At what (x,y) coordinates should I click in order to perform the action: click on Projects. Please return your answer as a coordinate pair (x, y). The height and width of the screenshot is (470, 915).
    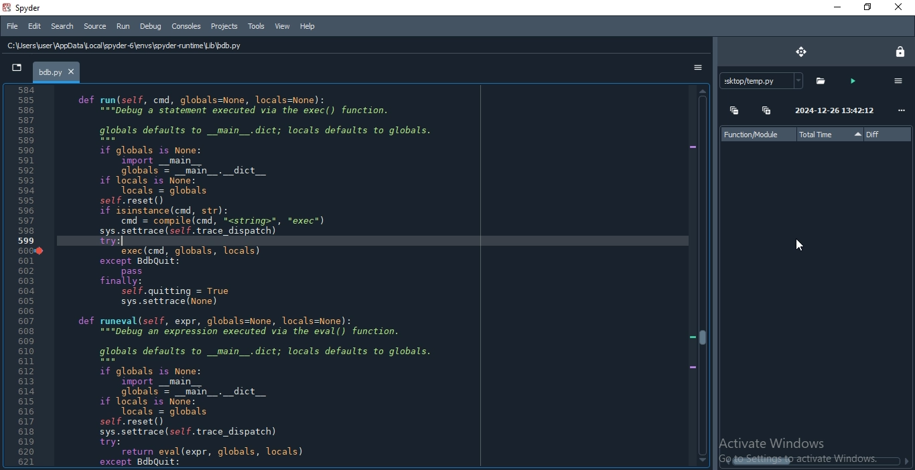
    Looking at the image, I should click on (224, 26).